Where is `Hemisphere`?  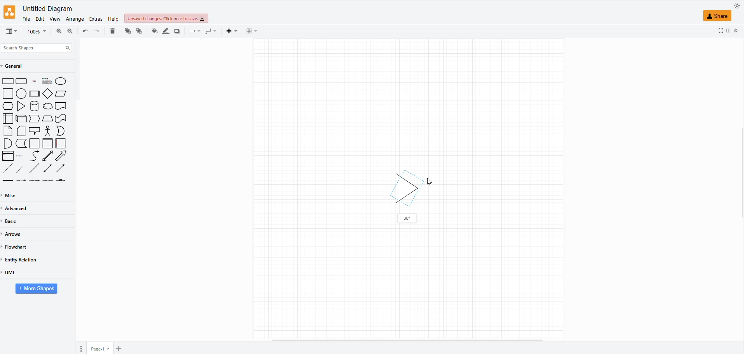
Hemisphere is located at coordinates (7, 143).